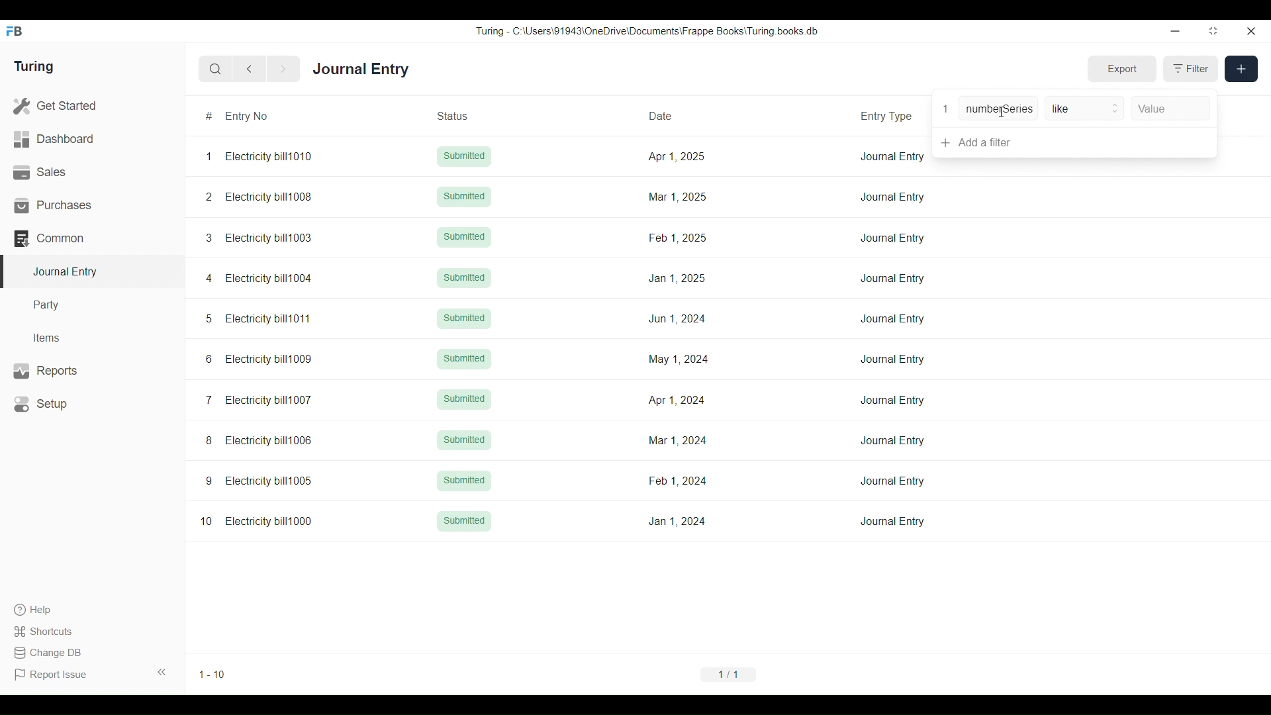  What do you see at coordinates (892, 318) in the screenshot?
I see `Journal Entry` at bounding box center [892, 318].